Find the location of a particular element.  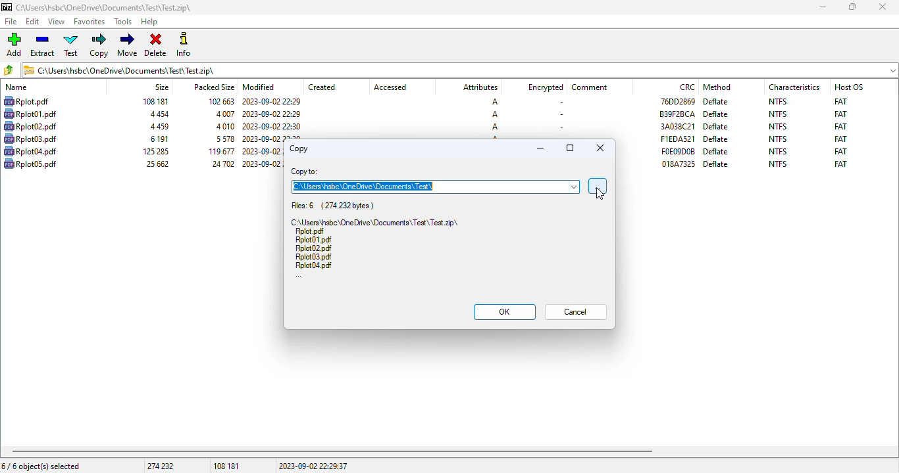

extract is located at coordinates (43, 45).